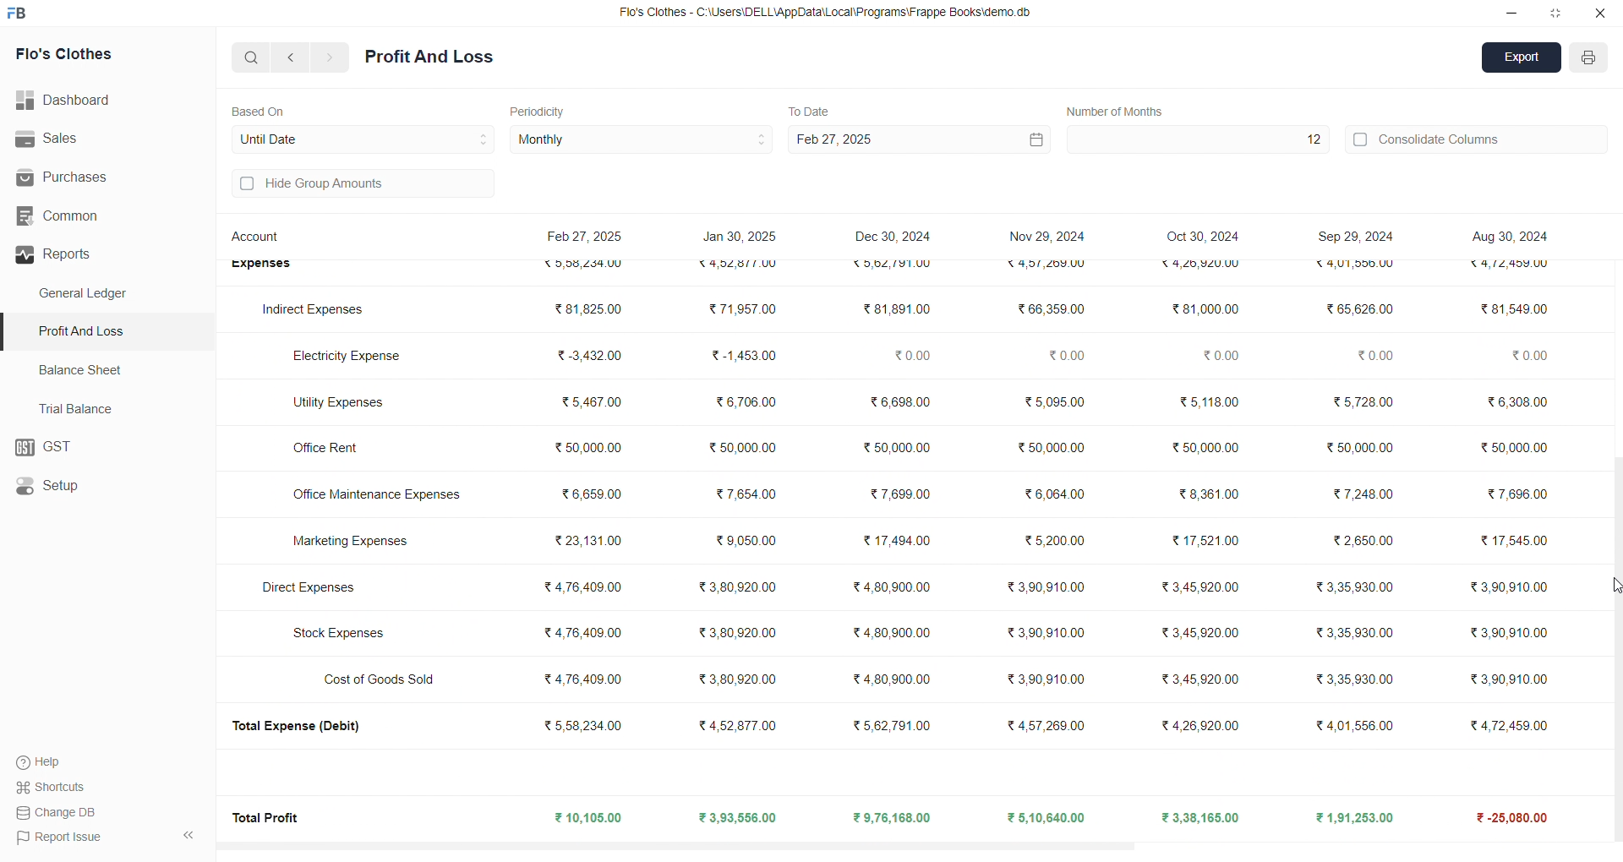 The height and width of the screenshot is (862, 1623). I want to click on Direct Expenses, so click(305, 586).